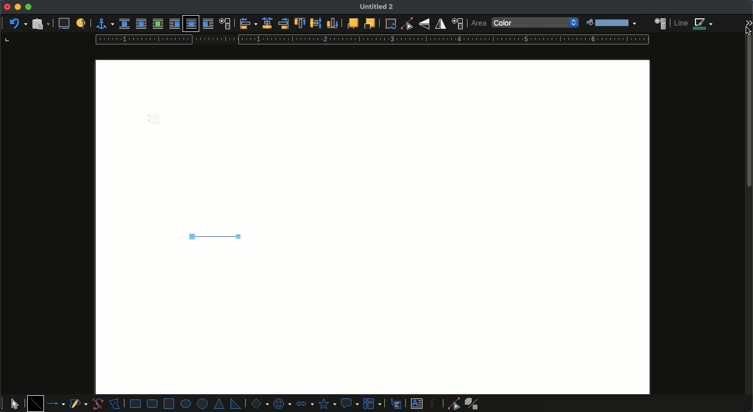 The height and width of the screenshot is (412, 753). What do you see at coordinates (435, 403) in the screenshot?
I see `footwork text` at bounding box center [435, 403].